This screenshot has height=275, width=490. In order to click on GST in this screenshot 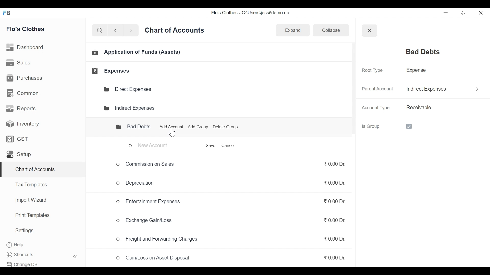, I will do `click(17, 140)`.